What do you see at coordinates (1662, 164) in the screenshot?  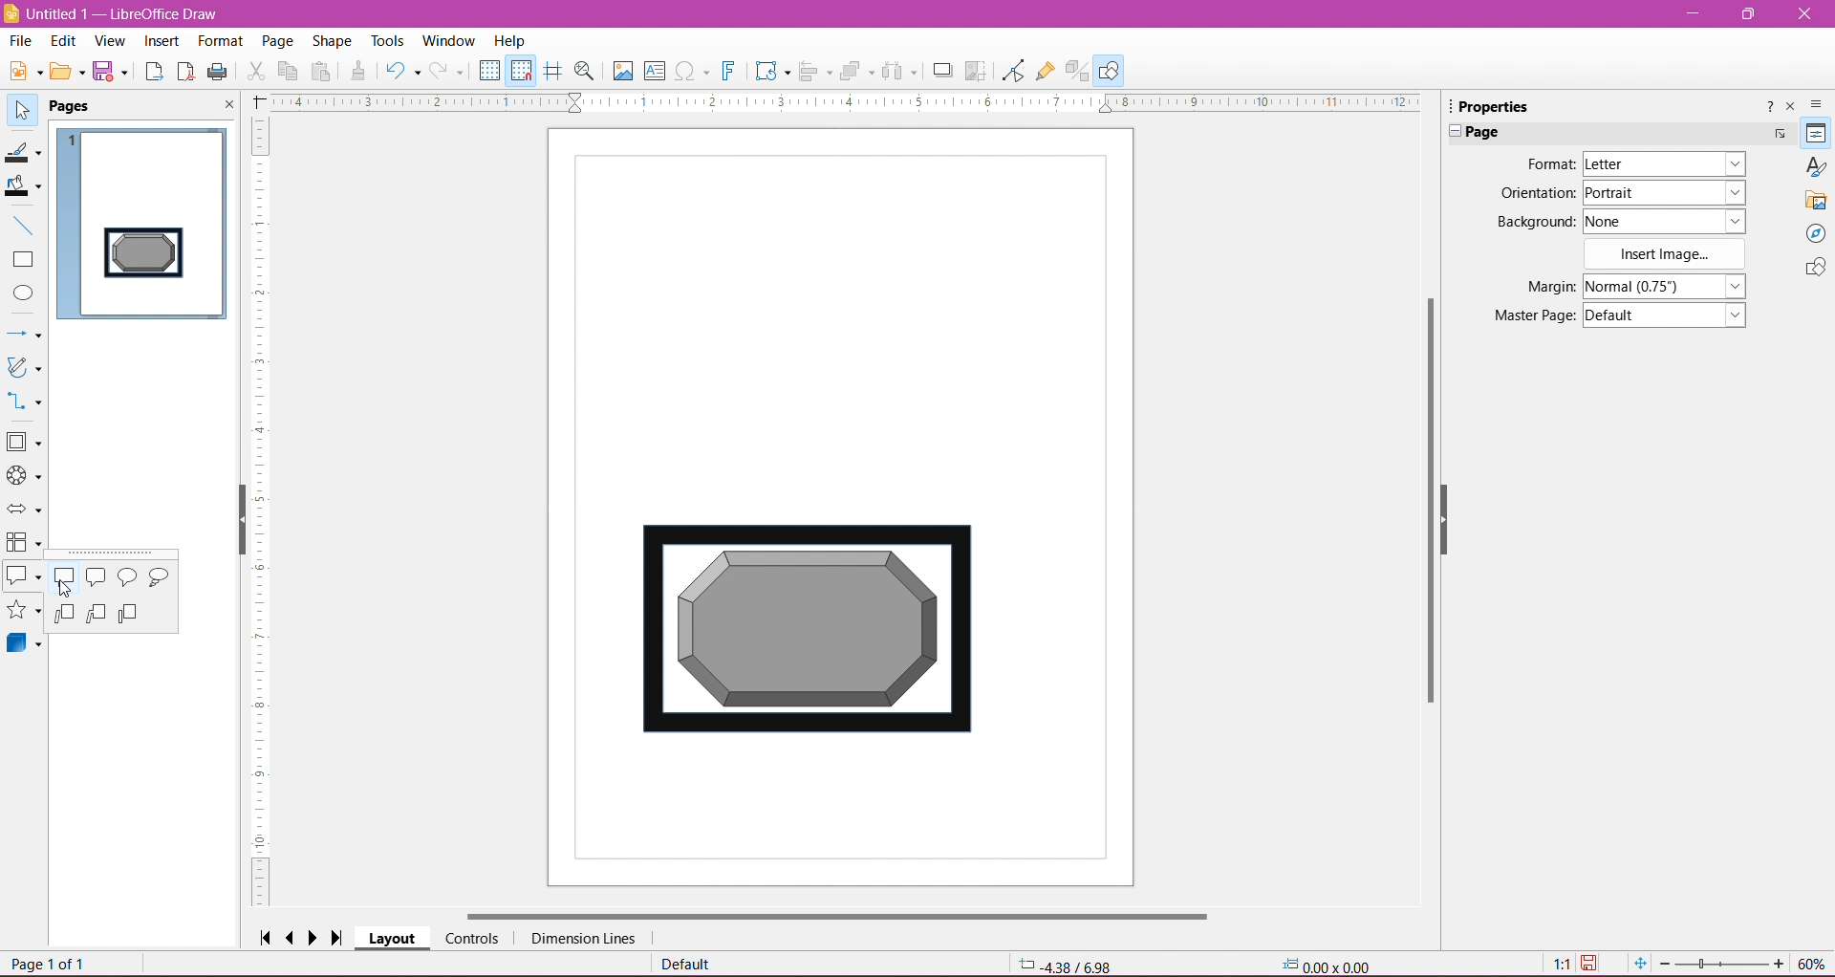 I see `Select page format type` at bounding box center [1662, 164].